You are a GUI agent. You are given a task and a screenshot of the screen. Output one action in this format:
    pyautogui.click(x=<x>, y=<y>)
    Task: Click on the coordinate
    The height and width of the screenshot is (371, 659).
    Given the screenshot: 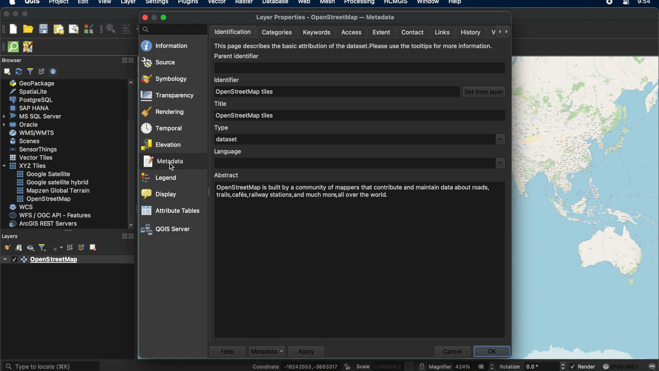 What is the action you would take?
    pyautogui.click(x=295, y=364)
    